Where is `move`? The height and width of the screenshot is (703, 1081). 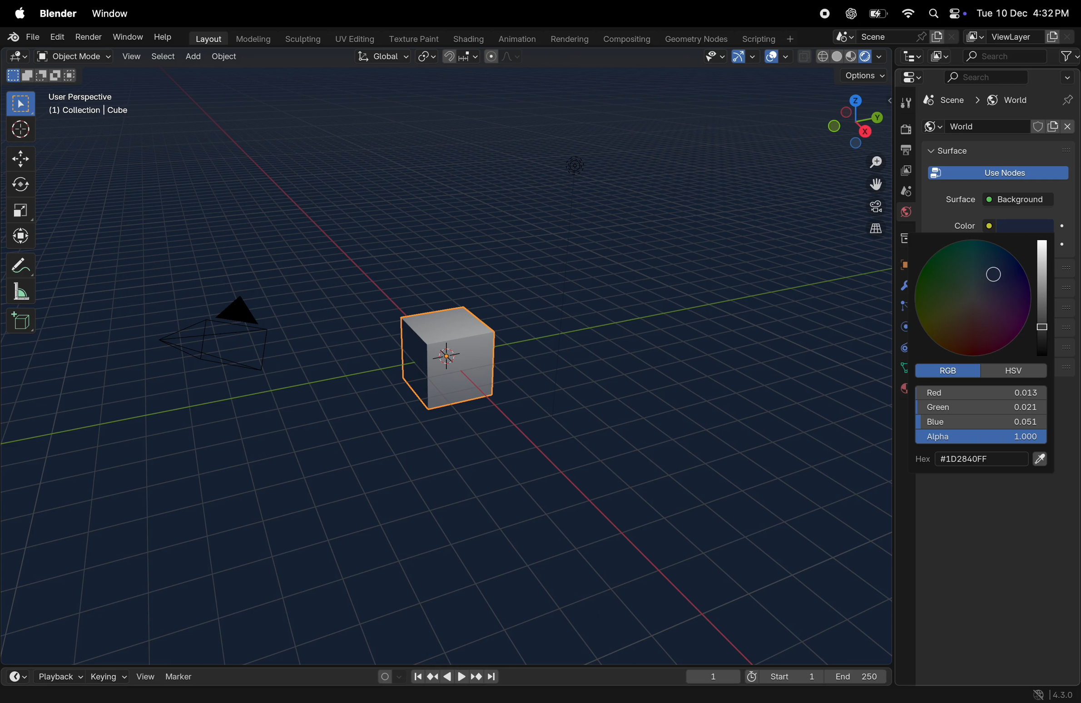 move is located at coordinates (22, 158).